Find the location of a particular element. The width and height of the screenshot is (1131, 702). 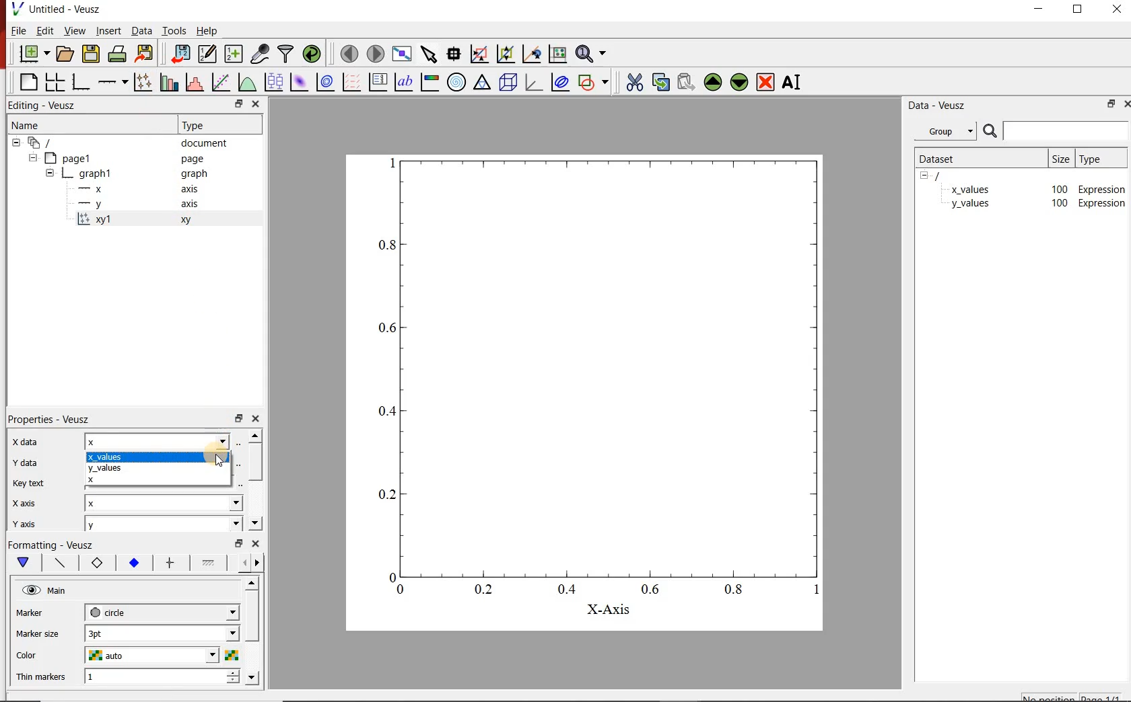

move up the the selected widget is located at coordinates (711, 83).